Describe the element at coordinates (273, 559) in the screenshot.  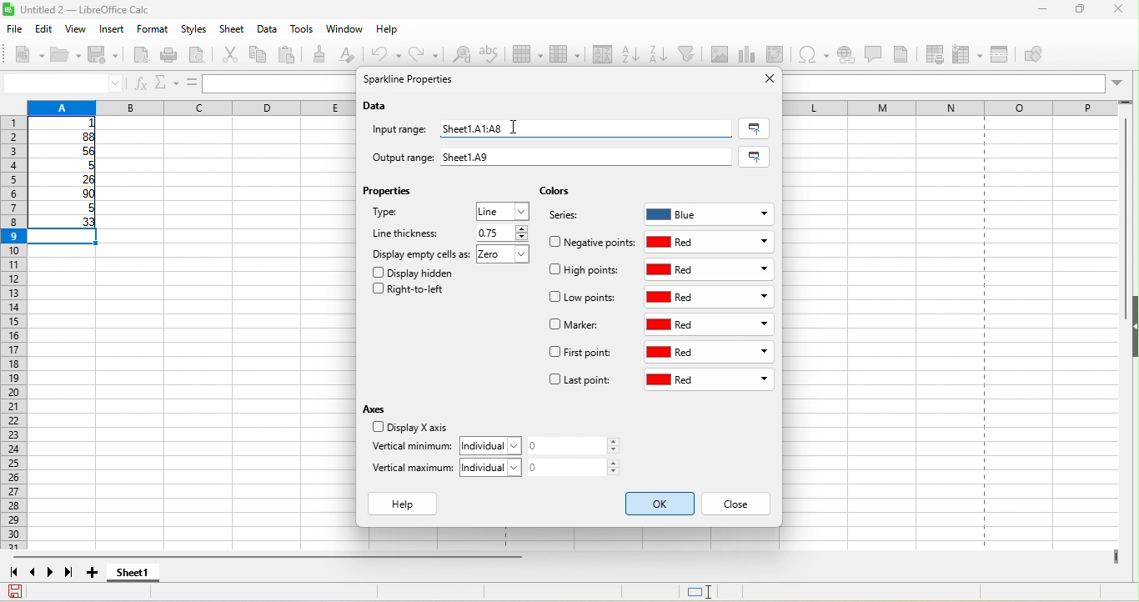
I see `horizontal scroll bar` at that location.